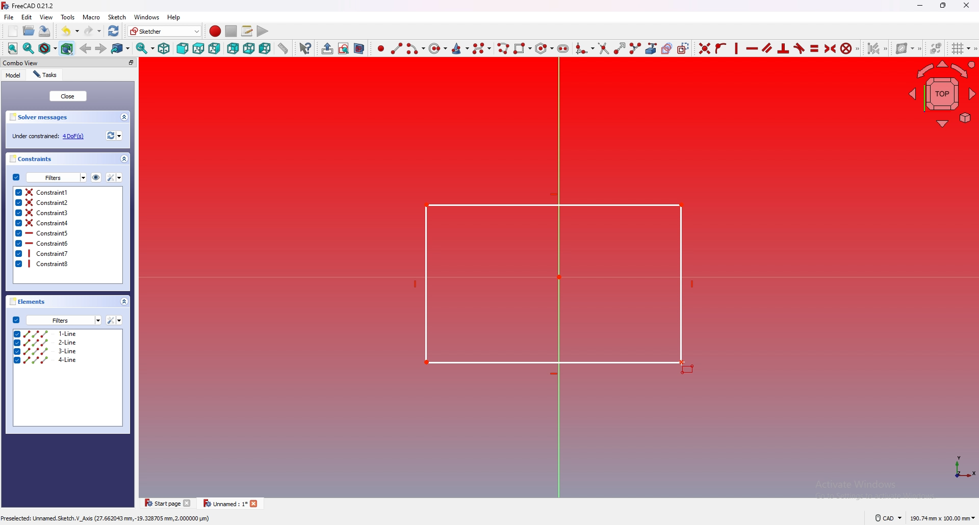 The image size is (979, 525). Describe the element at coordinates (9, 17) in the screenshot. I see `file` at that location.